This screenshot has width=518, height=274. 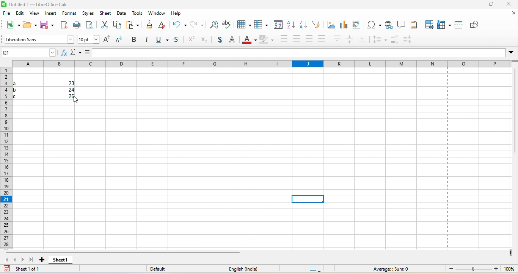 What do you see at coordinates (69, 90) in the screenshot?
I see `24` at bounding box center [69, 90].